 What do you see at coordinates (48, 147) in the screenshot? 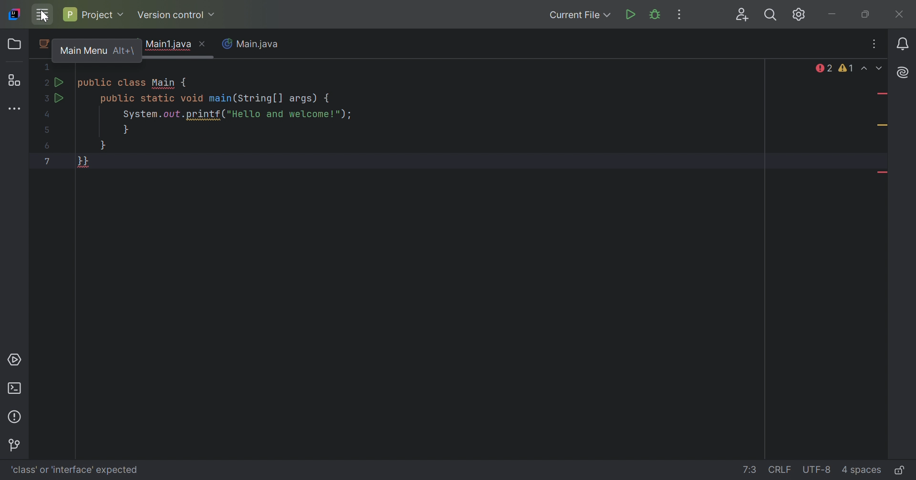
I see `6` at bounding box center [48, 147].